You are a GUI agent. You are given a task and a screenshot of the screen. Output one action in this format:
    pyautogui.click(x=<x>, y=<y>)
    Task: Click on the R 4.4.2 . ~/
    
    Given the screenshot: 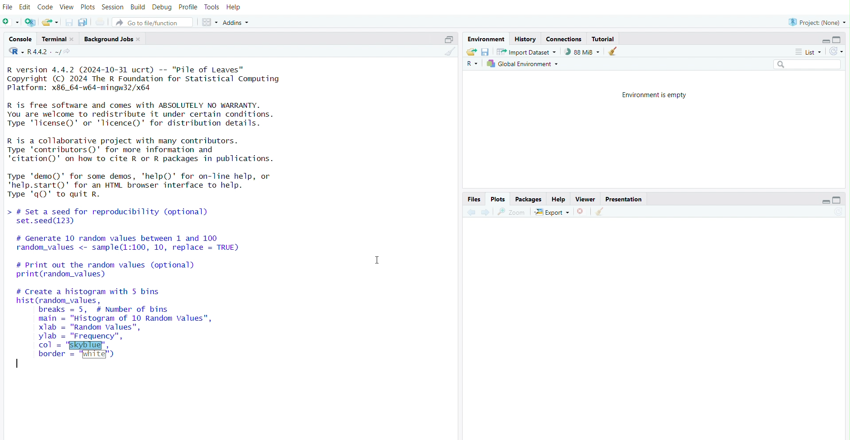 What is the action you would take?
    pyautogui.click(x=45, y=51)
    